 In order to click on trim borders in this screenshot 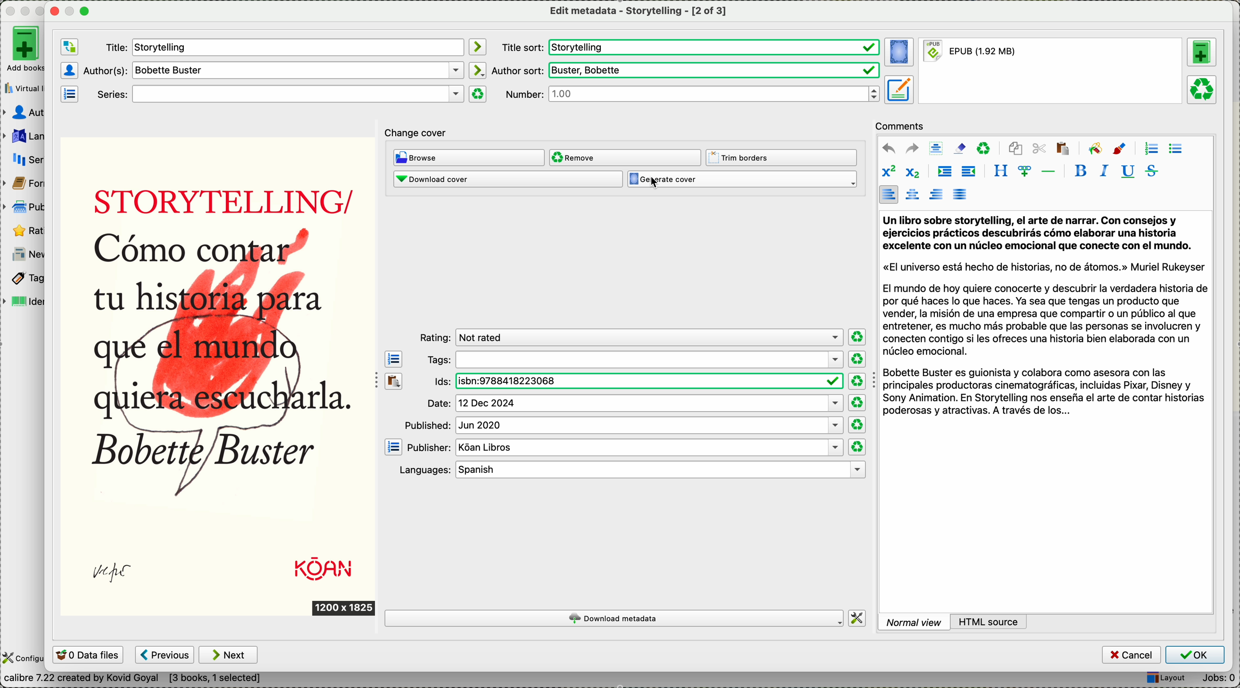, I will do `click(782, 157)`.